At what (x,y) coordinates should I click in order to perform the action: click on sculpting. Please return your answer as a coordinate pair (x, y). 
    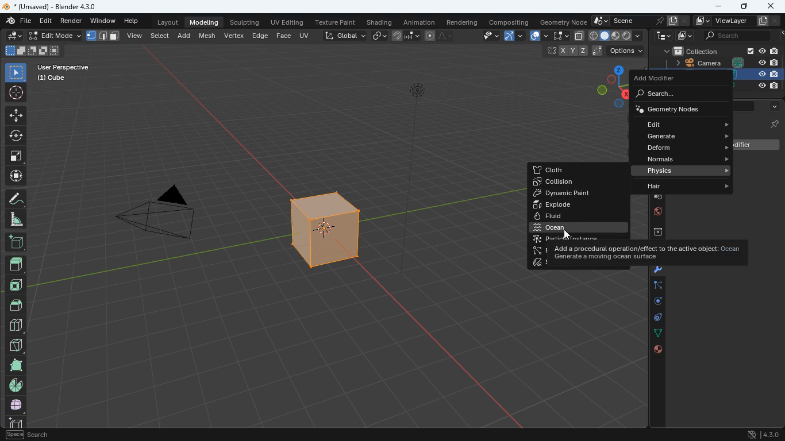
    Looking at the image, I should click on (246, 21).